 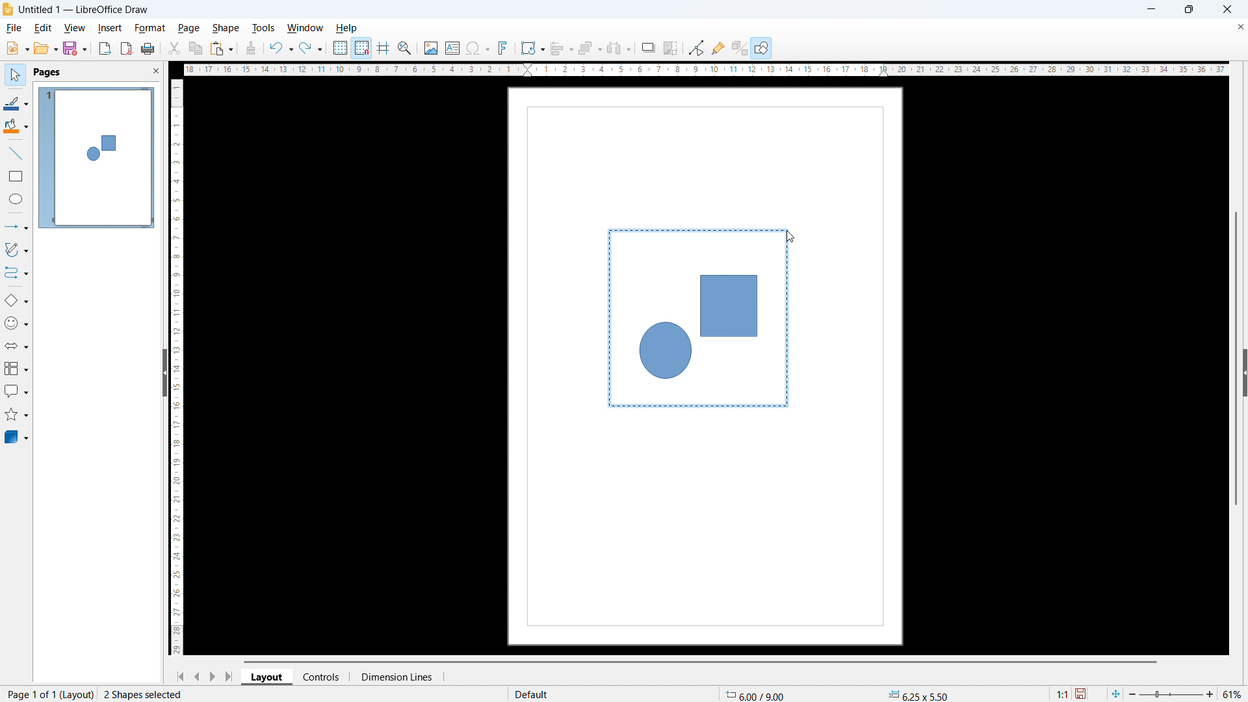 I want to click on document title, so click(x=84, y=10).